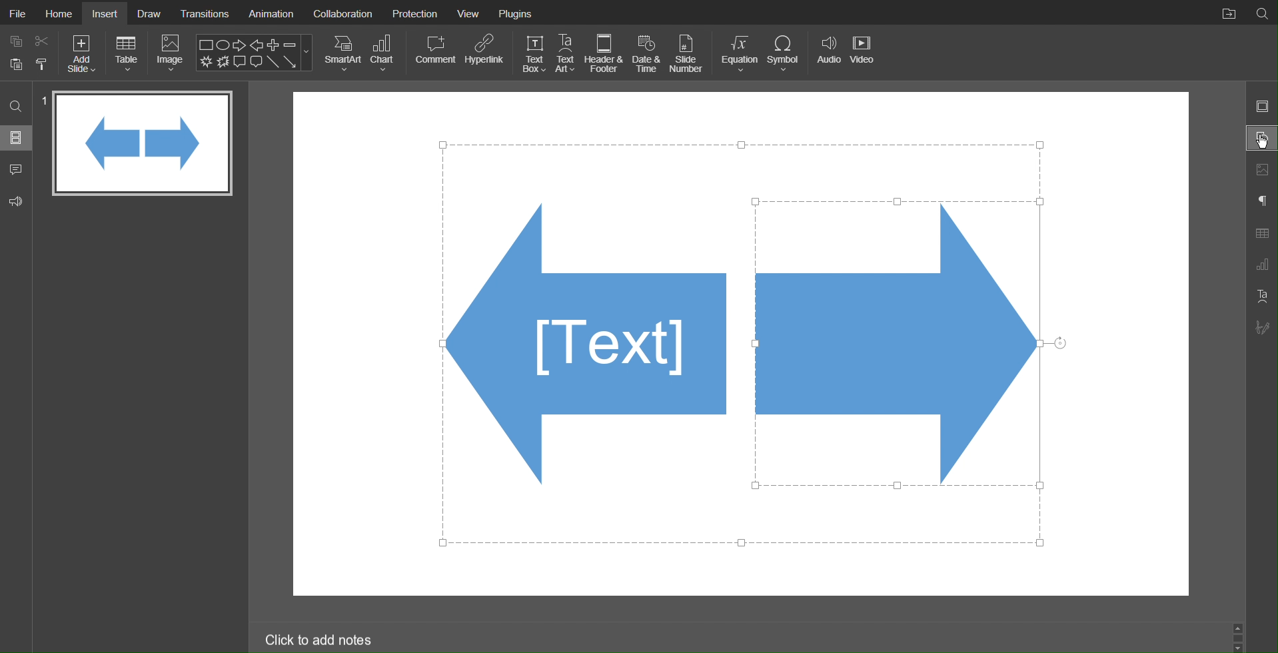 Image resolution: width=1278 pixels, height=653 pixels. What do you see at coordinates (471, 12) in the screenshot?
I see `View` at bounding box center [471, 12].